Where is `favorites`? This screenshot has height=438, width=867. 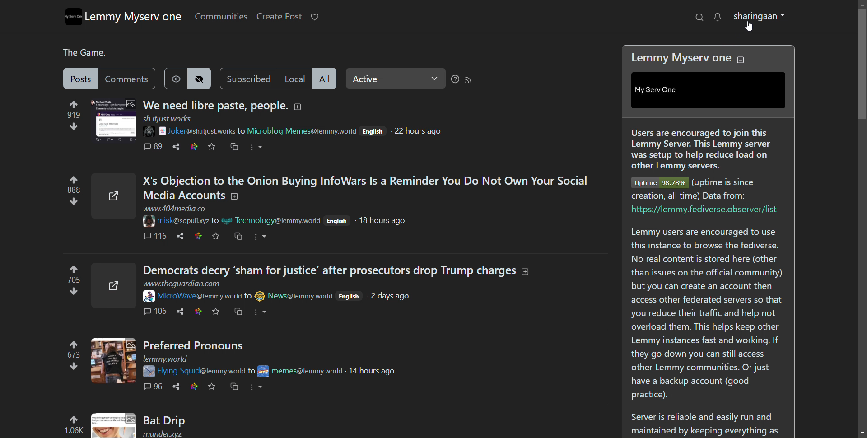
favorites is located at coordinates (218, 311).